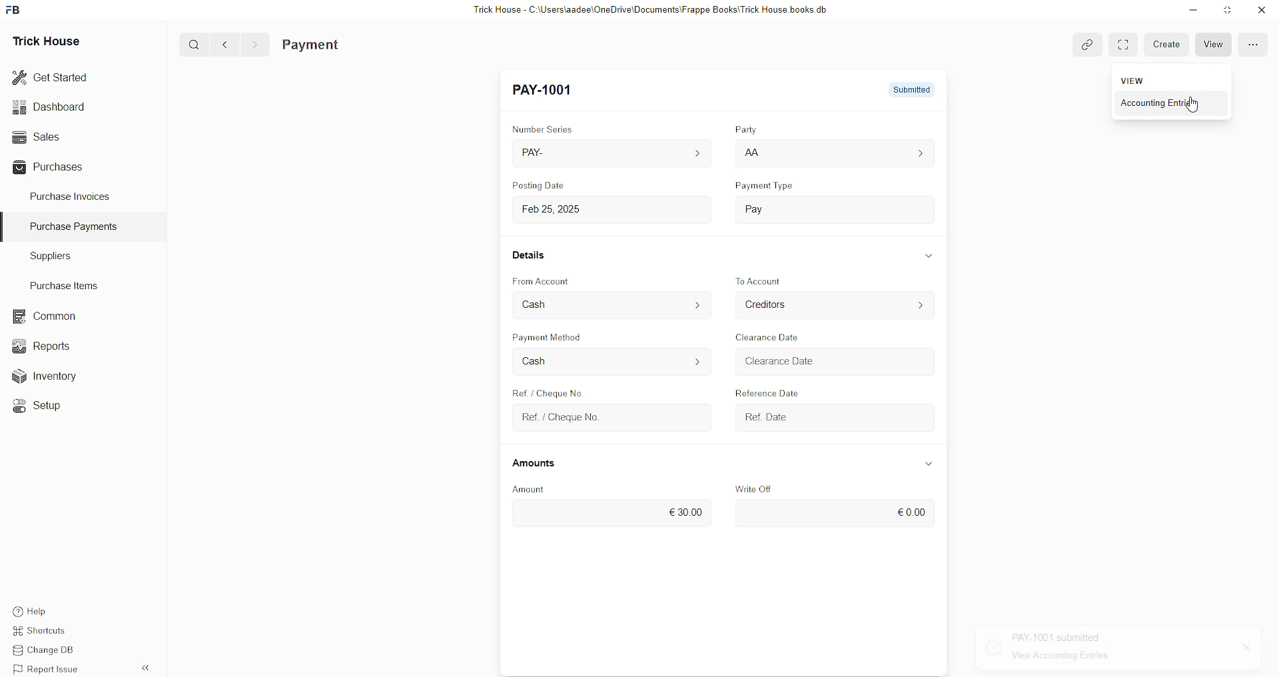  What do you see at coordinates (1242, 648) in the screenshot?
I see `close` at bounding box center [1242, 648].